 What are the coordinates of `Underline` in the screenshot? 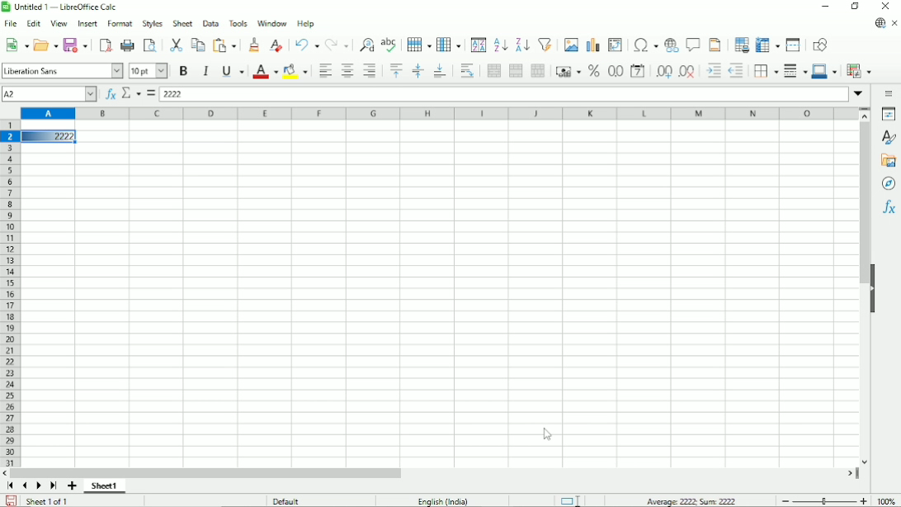 It's located at (233, 72).